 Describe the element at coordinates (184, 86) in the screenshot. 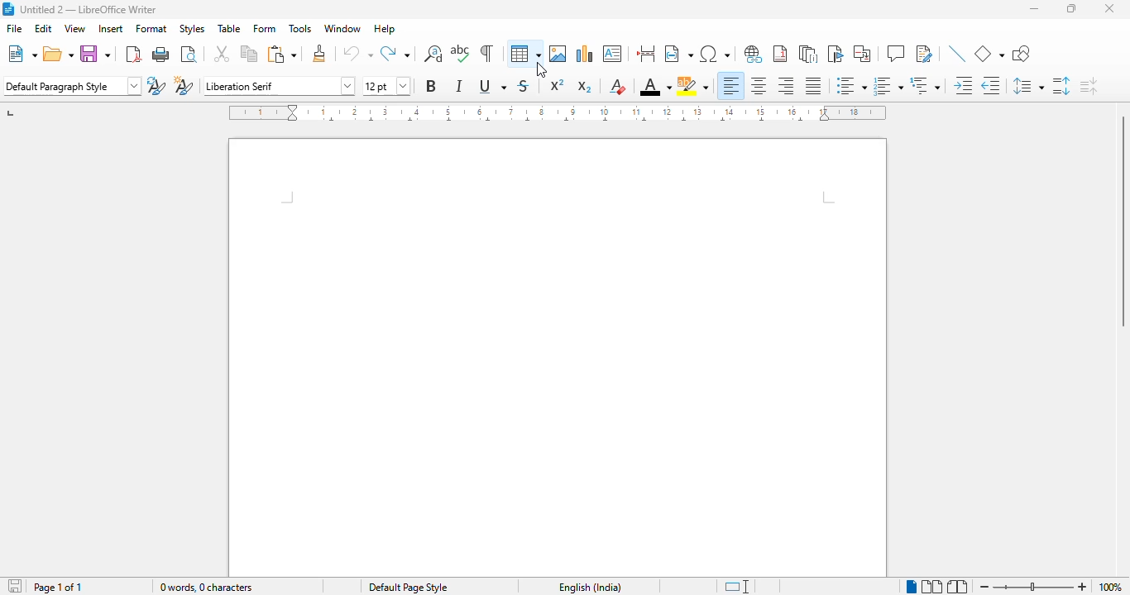

I see `new style from selection` at that location.